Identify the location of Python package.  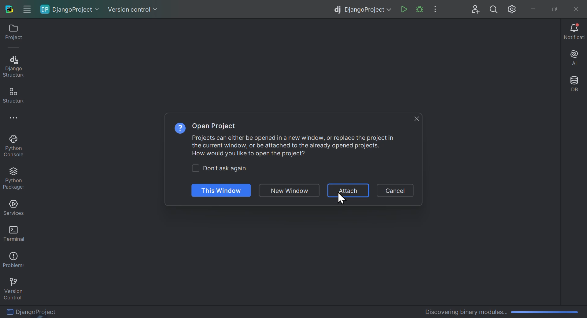
(15, 179).